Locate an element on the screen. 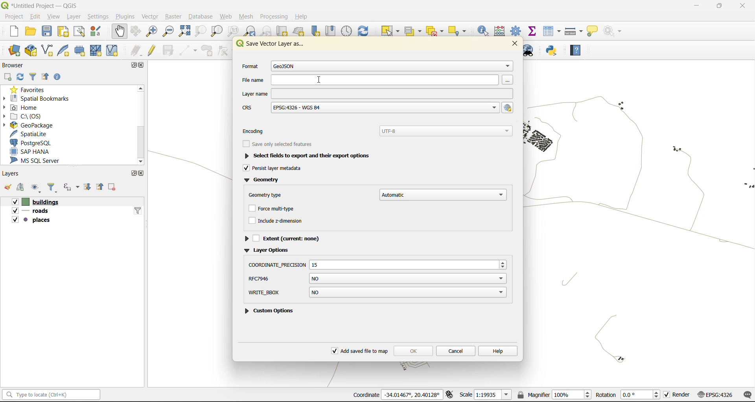 The height and width of the screenshot is (402, 755). add is located at coordinates (21, 188).